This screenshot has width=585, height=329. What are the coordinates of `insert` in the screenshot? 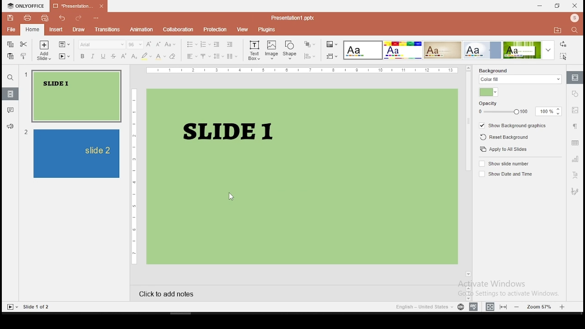 It's located at (56, 29).